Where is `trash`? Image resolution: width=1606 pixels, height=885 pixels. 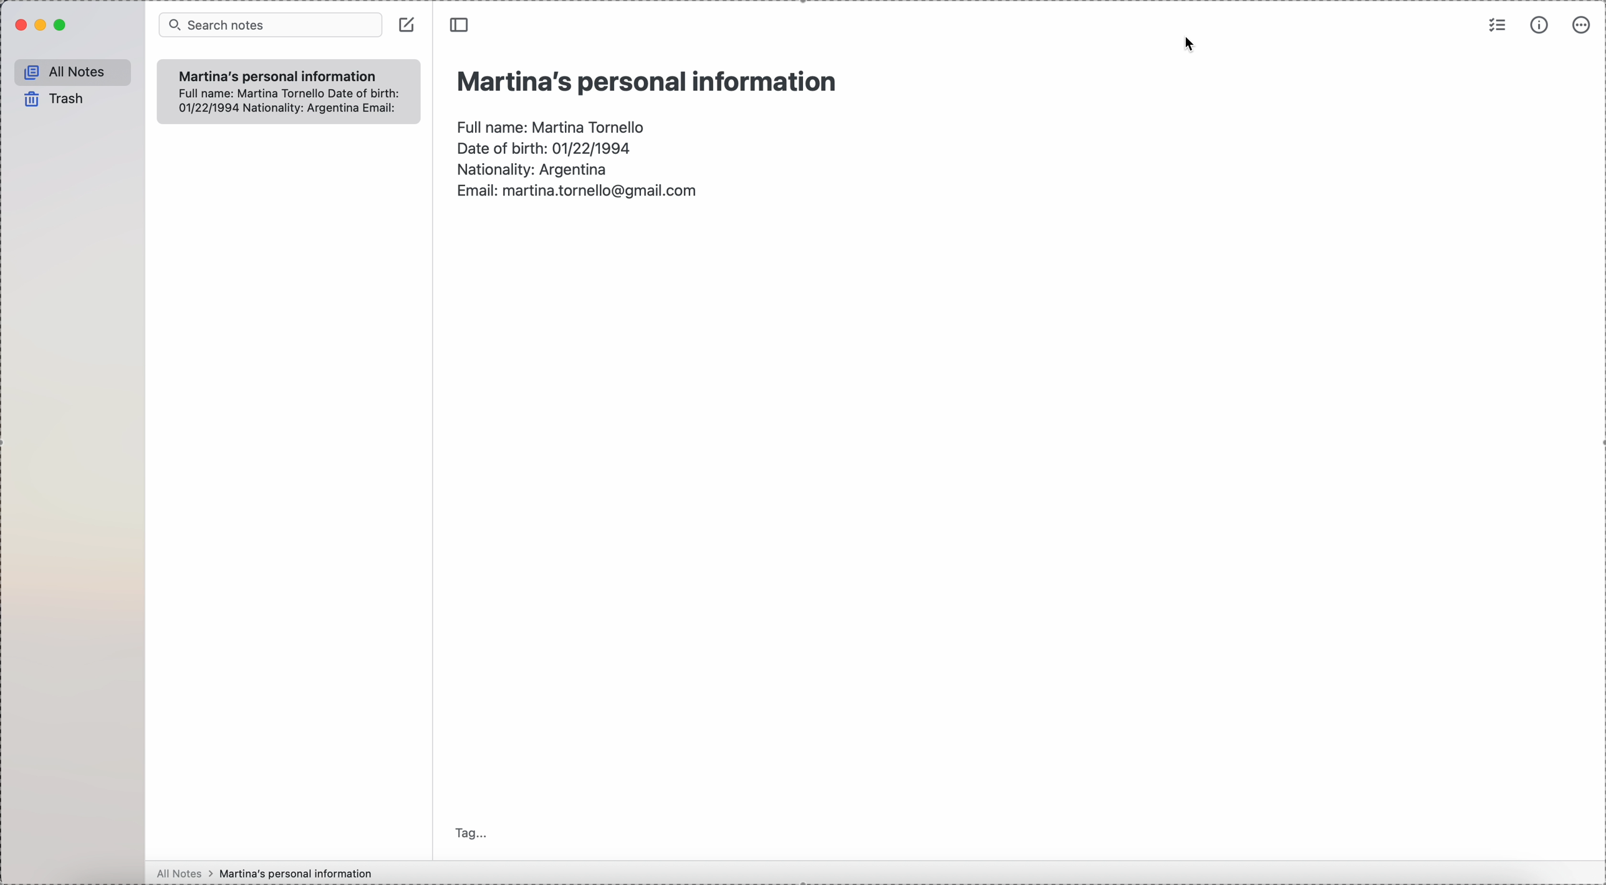 trash is located at coordinates (51, 98).